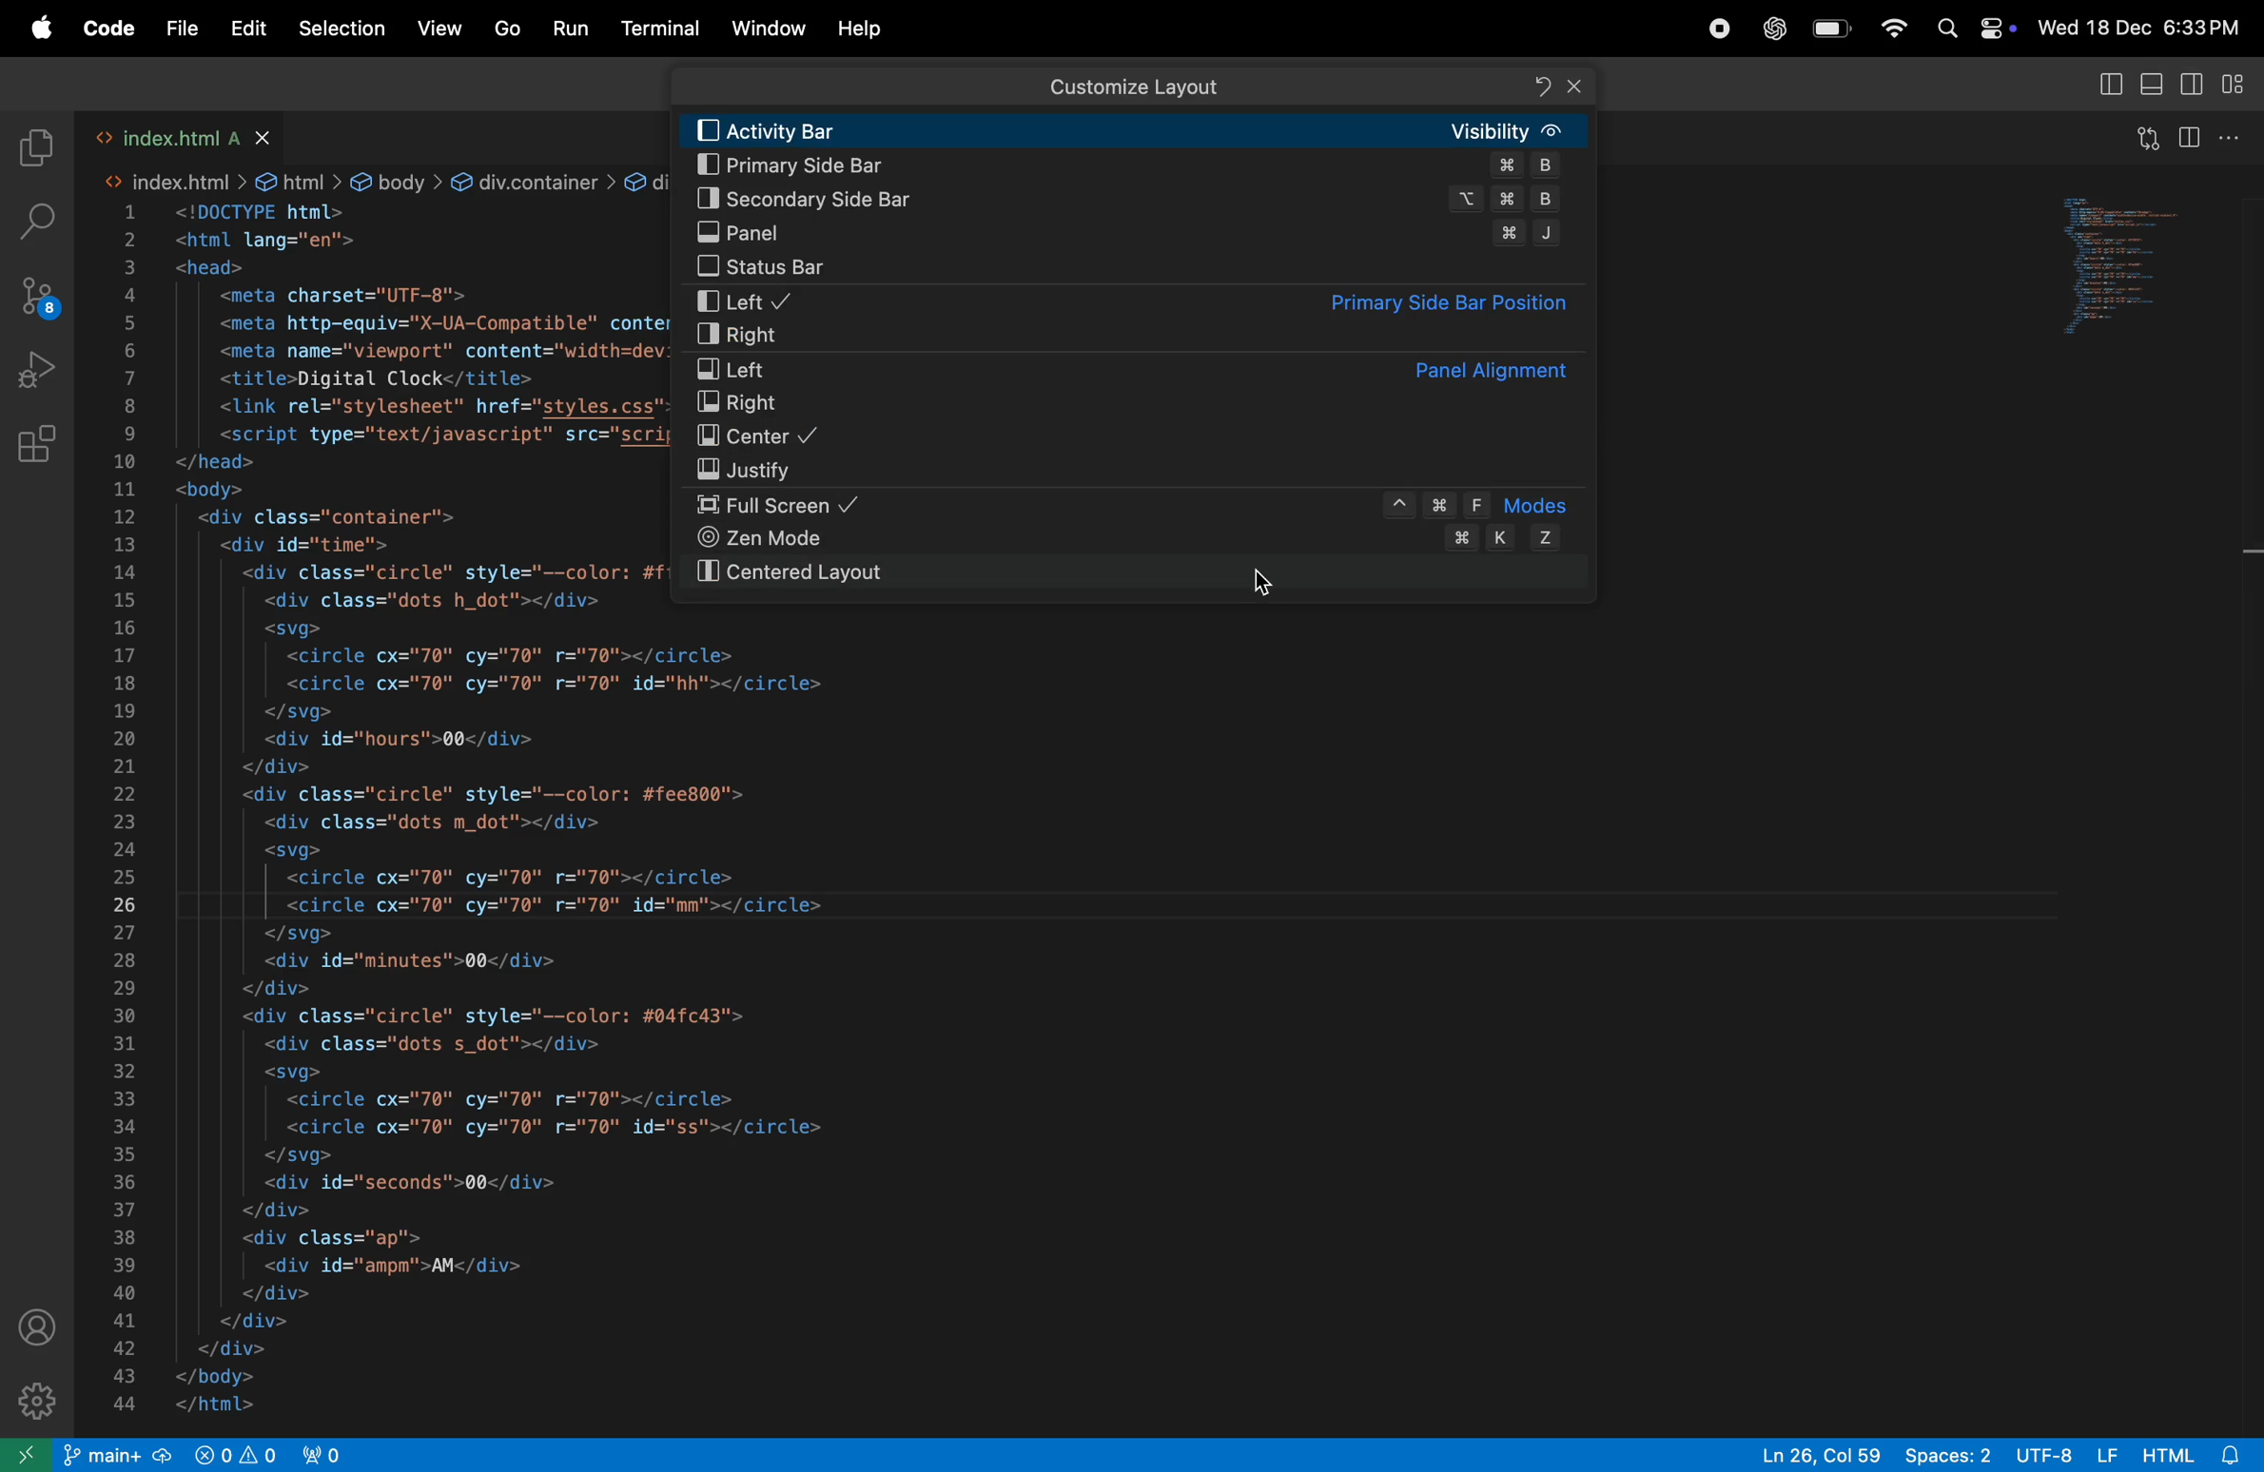 Image resolution: width=2264 pixels, height=1472 pixels. Describe the element at coordinates (654, 29) in the screenshot. I see `terminal` at that location.